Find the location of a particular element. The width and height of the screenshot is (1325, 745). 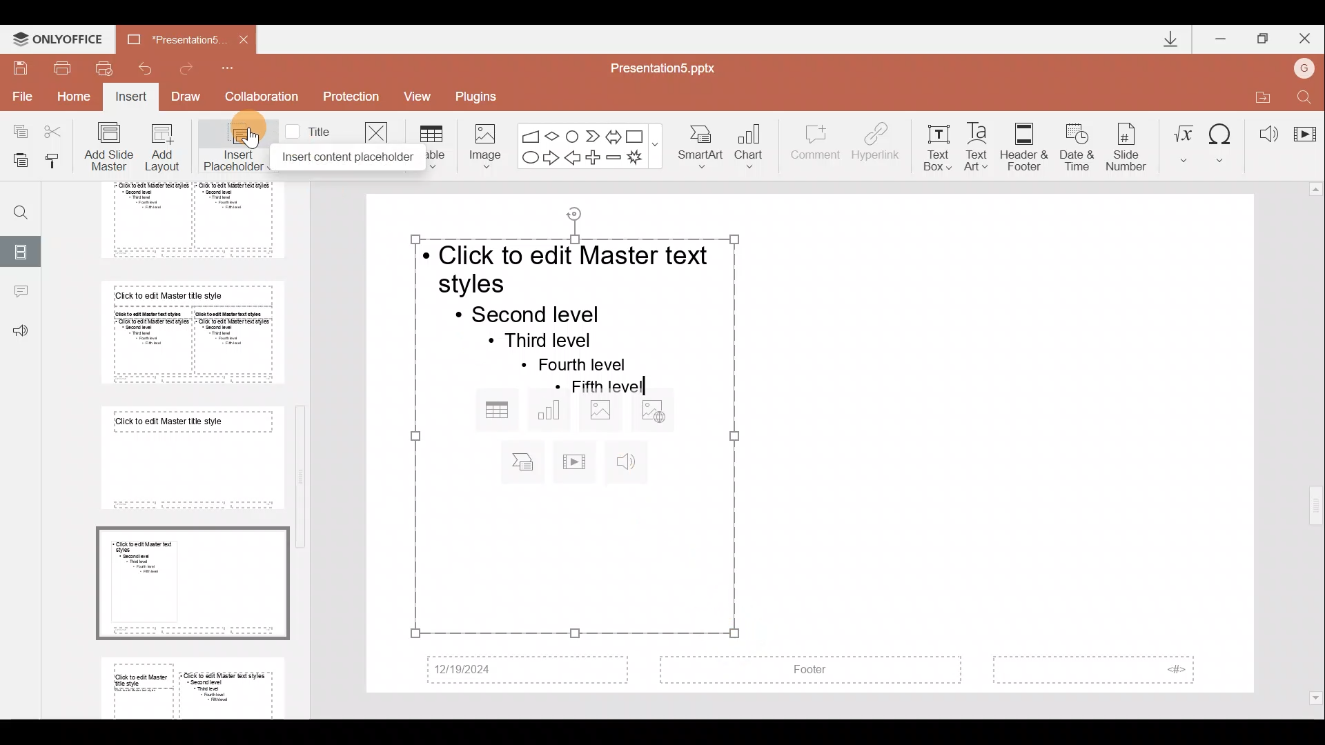

Draw is located at coordinates (190, 98).